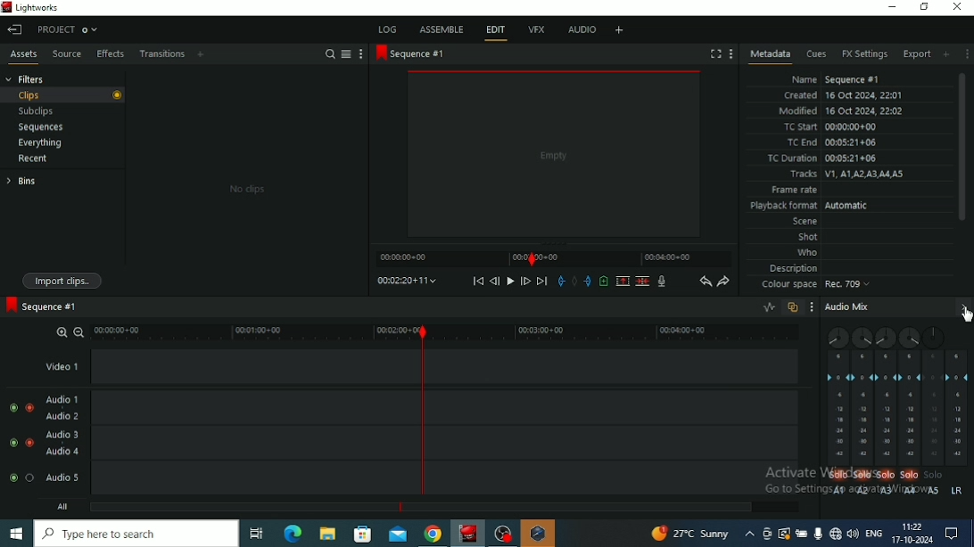 The height and width of the screenshot is (547, 974). I want to click on Mic, so click(818, 534).